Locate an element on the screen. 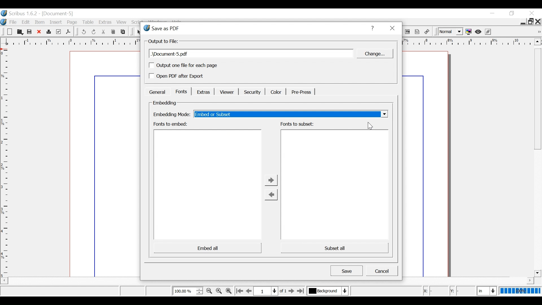 This screenshot has height=305, width=542. Undo is located at coordinates (84, 32).